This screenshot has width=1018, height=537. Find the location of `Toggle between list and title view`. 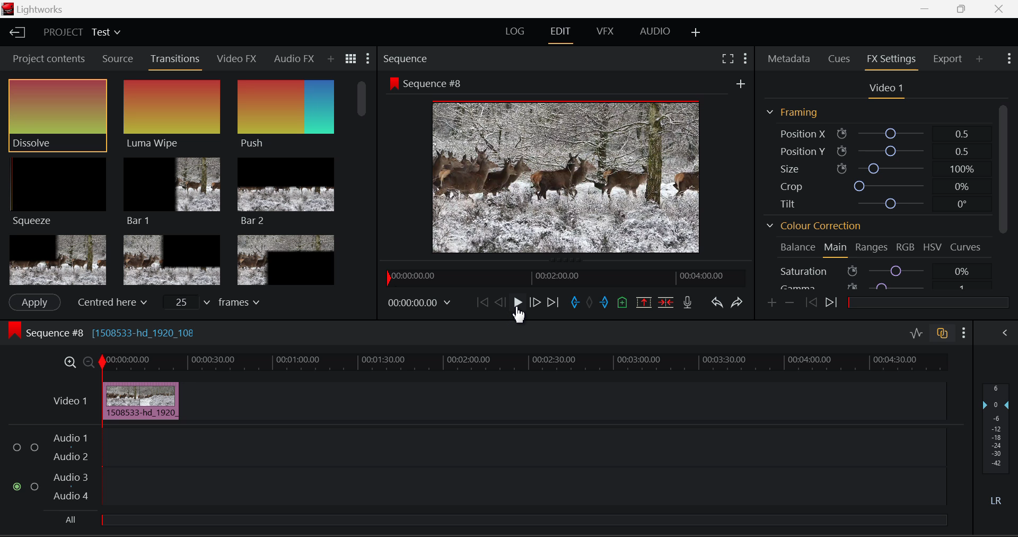

Toggle between list and title view is located at coordinates (351, 59).